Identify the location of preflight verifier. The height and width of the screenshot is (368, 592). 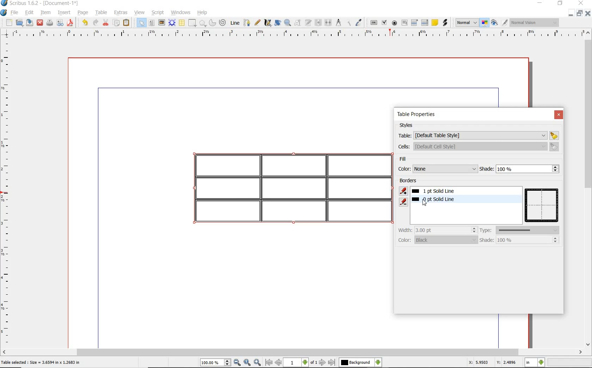
(59, 23).